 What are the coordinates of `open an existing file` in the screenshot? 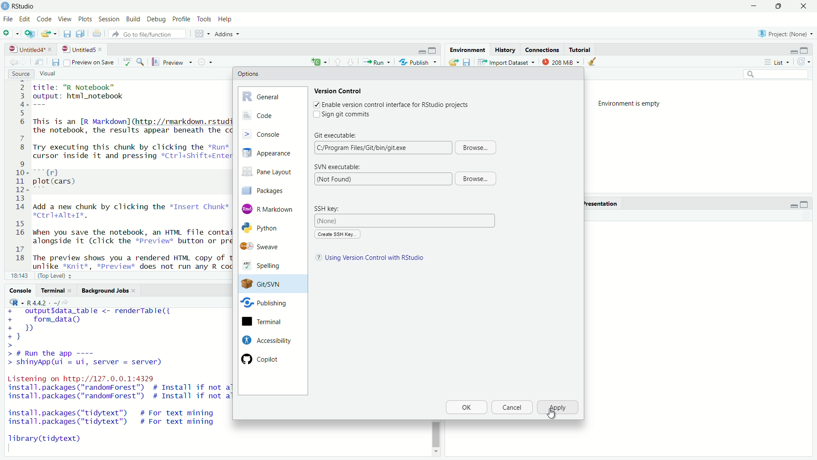 It's located at (49, 34).